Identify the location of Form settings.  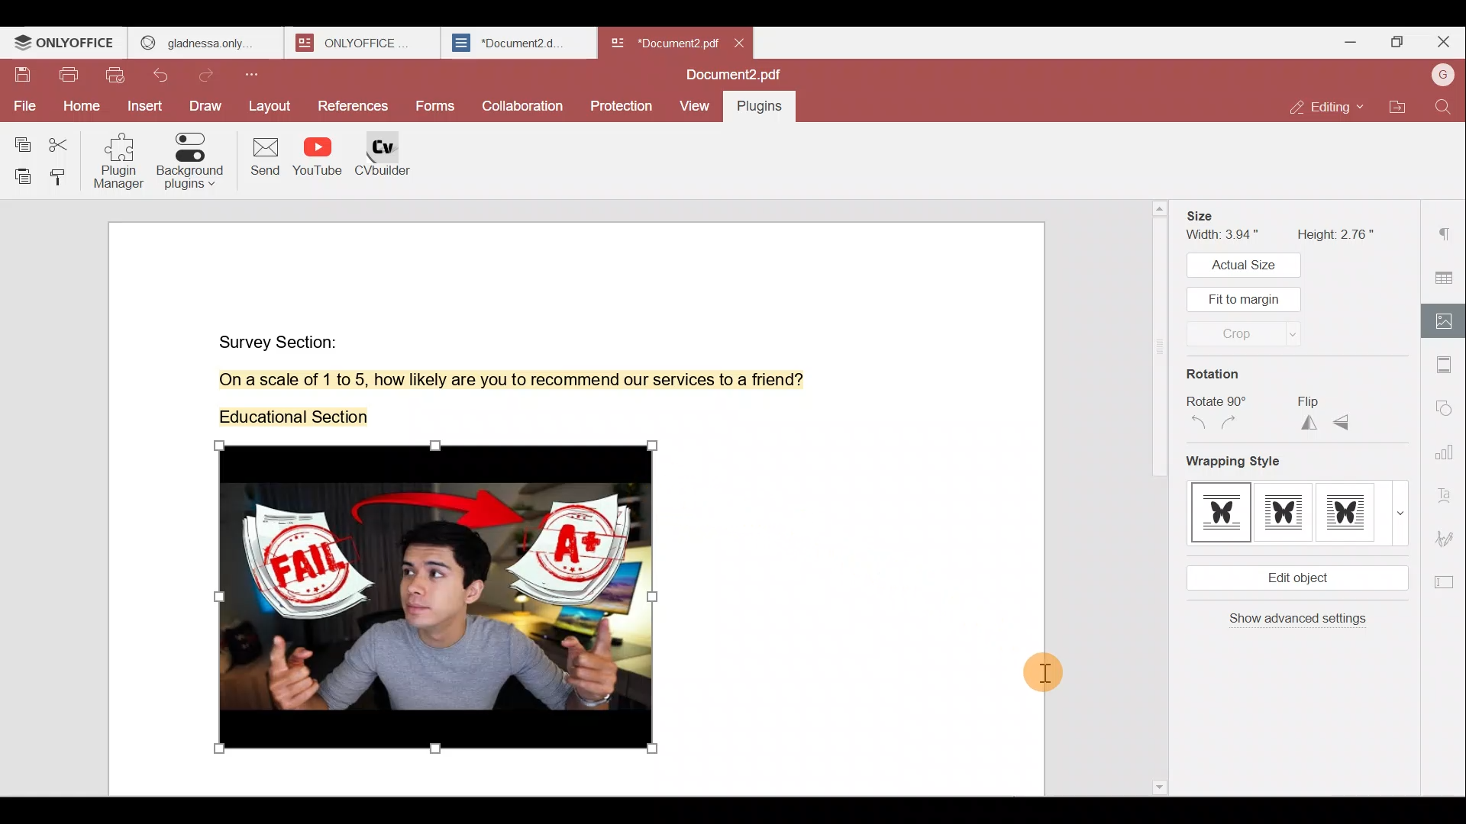
(1439, 582).